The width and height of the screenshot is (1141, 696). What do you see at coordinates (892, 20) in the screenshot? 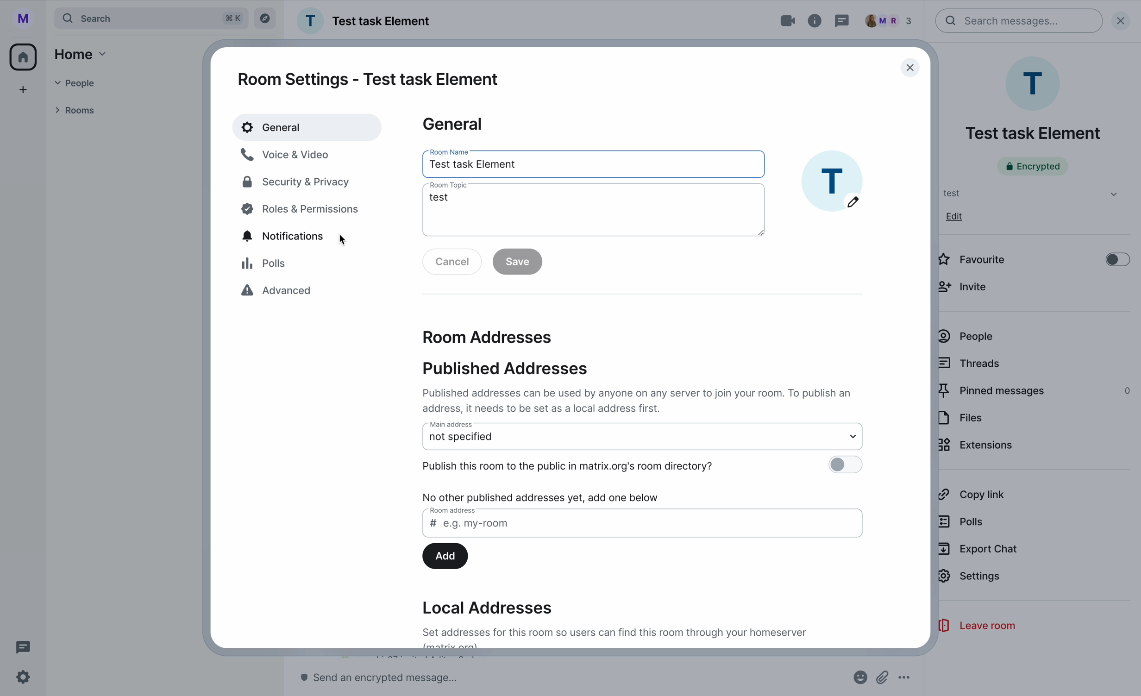
I see `people` at bounding box center [892, 20].